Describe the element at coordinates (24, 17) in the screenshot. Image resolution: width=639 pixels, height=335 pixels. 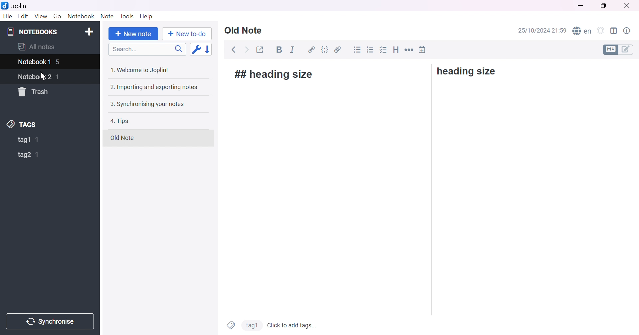
I see `Edit` at that location.